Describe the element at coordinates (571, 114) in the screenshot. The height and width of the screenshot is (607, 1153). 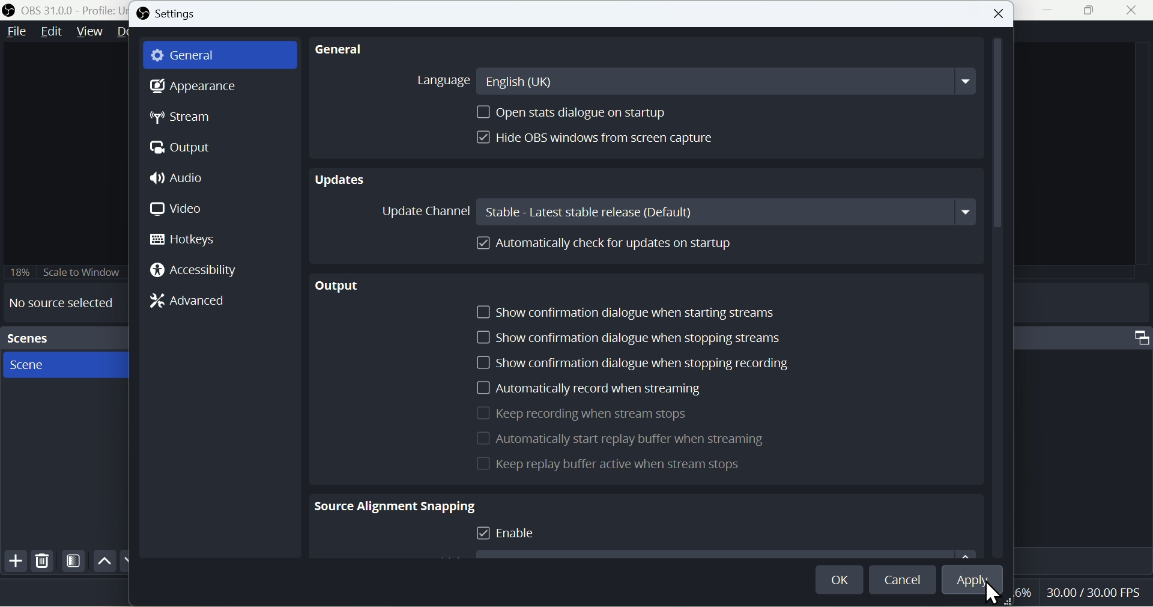
I see `Open stats dialogue` at that location.